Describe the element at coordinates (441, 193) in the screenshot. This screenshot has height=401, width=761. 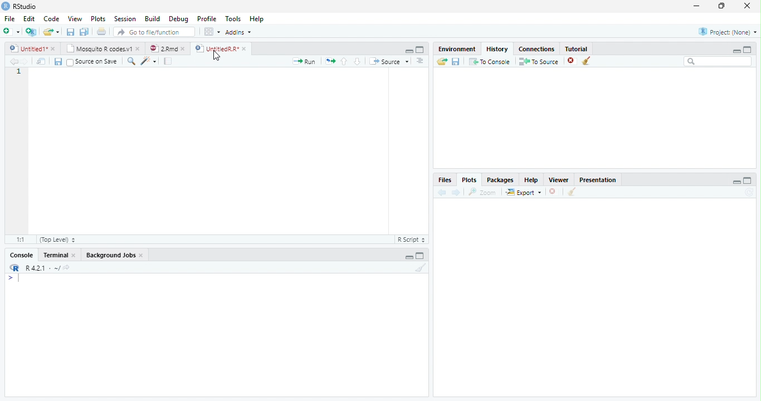
I see `Back` at that location.